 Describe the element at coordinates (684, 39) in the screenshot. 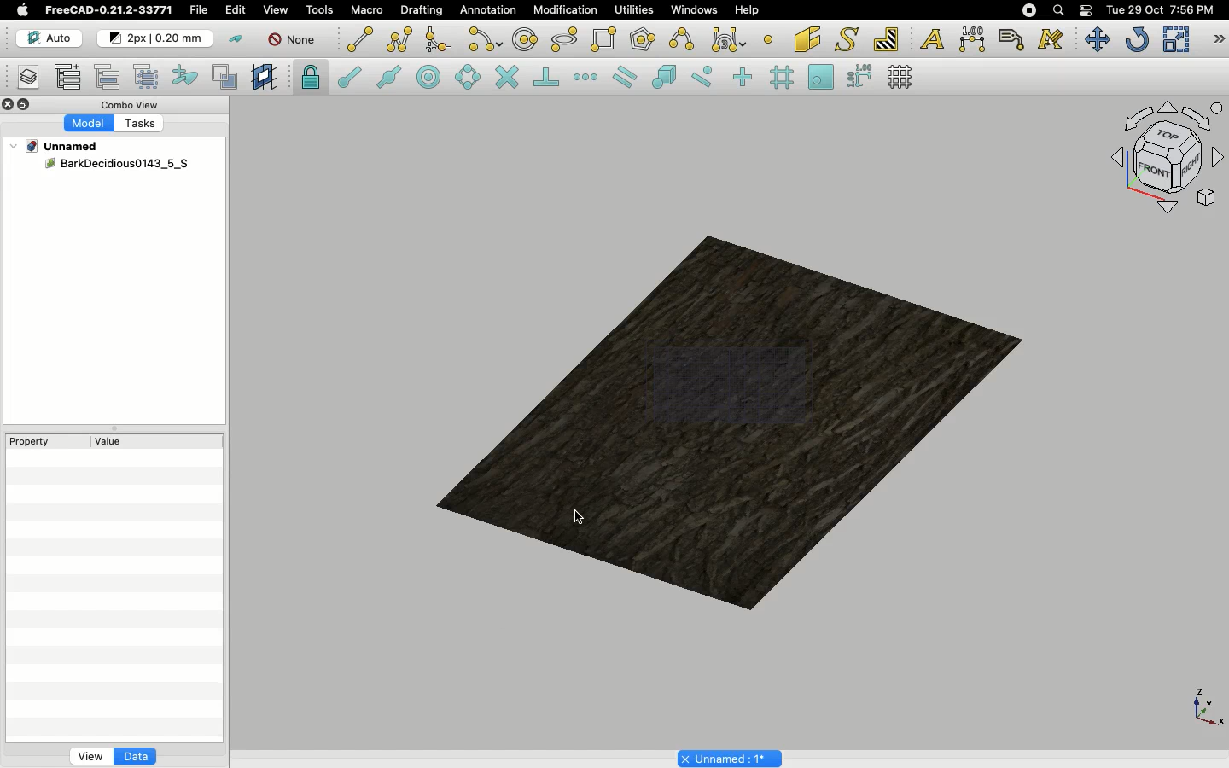

I see `B-spline` at that location.